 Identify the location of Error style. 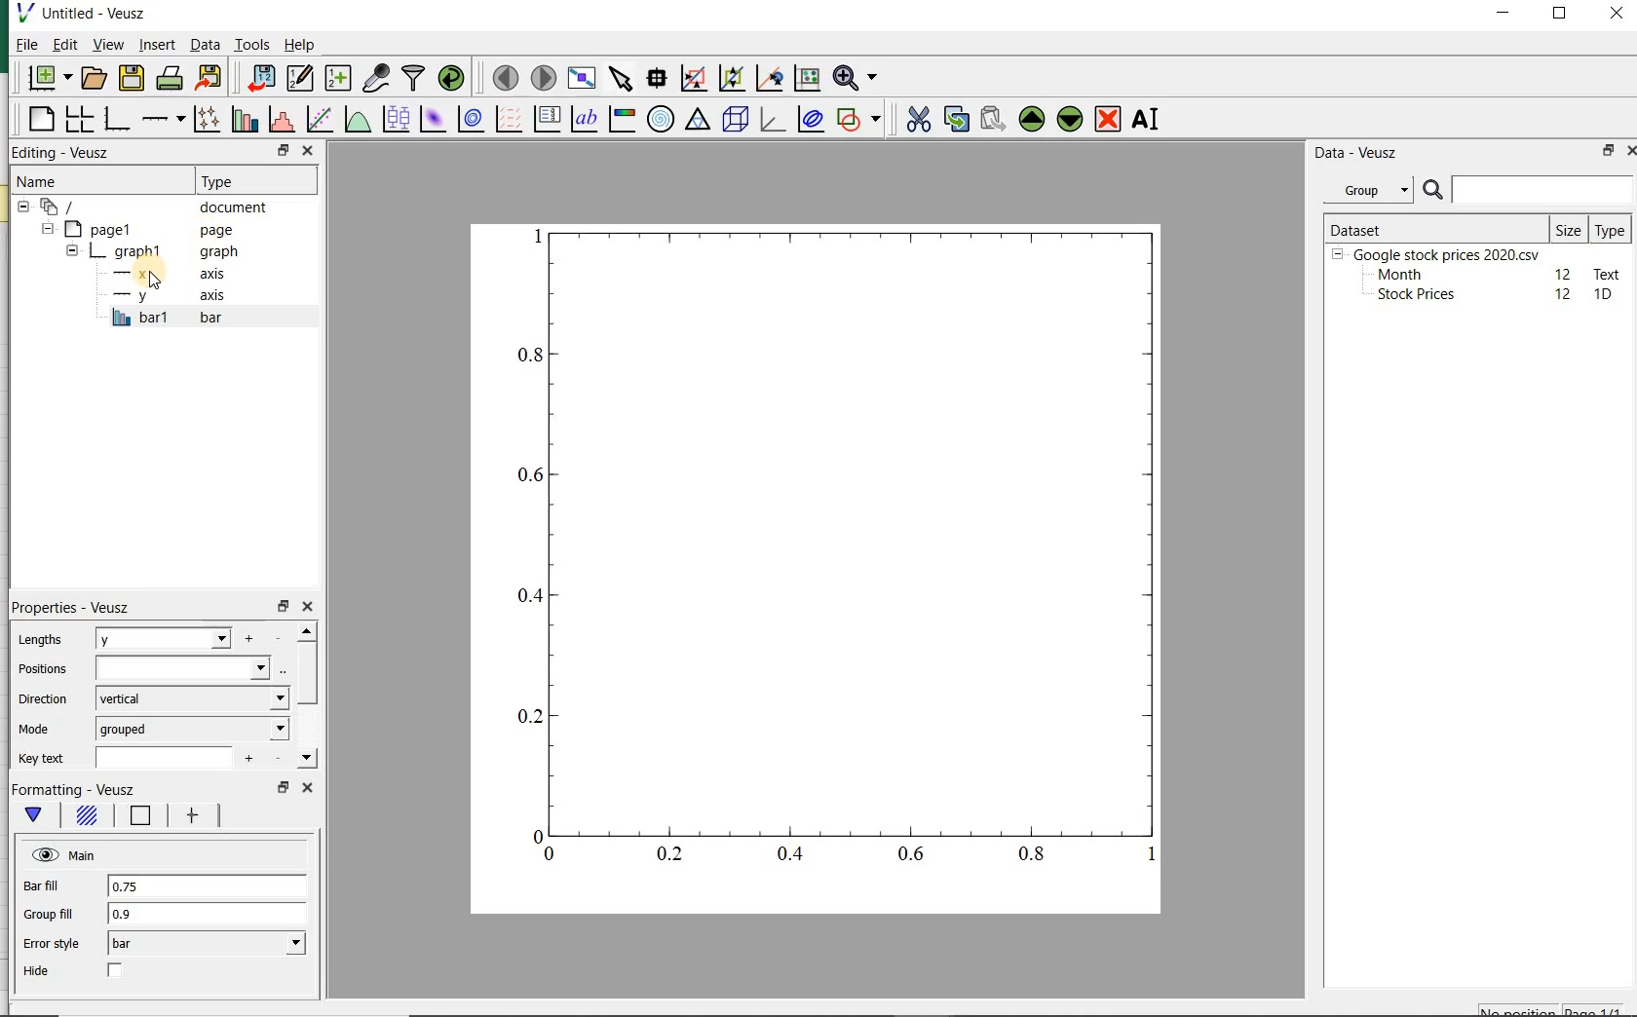
(49, 945).